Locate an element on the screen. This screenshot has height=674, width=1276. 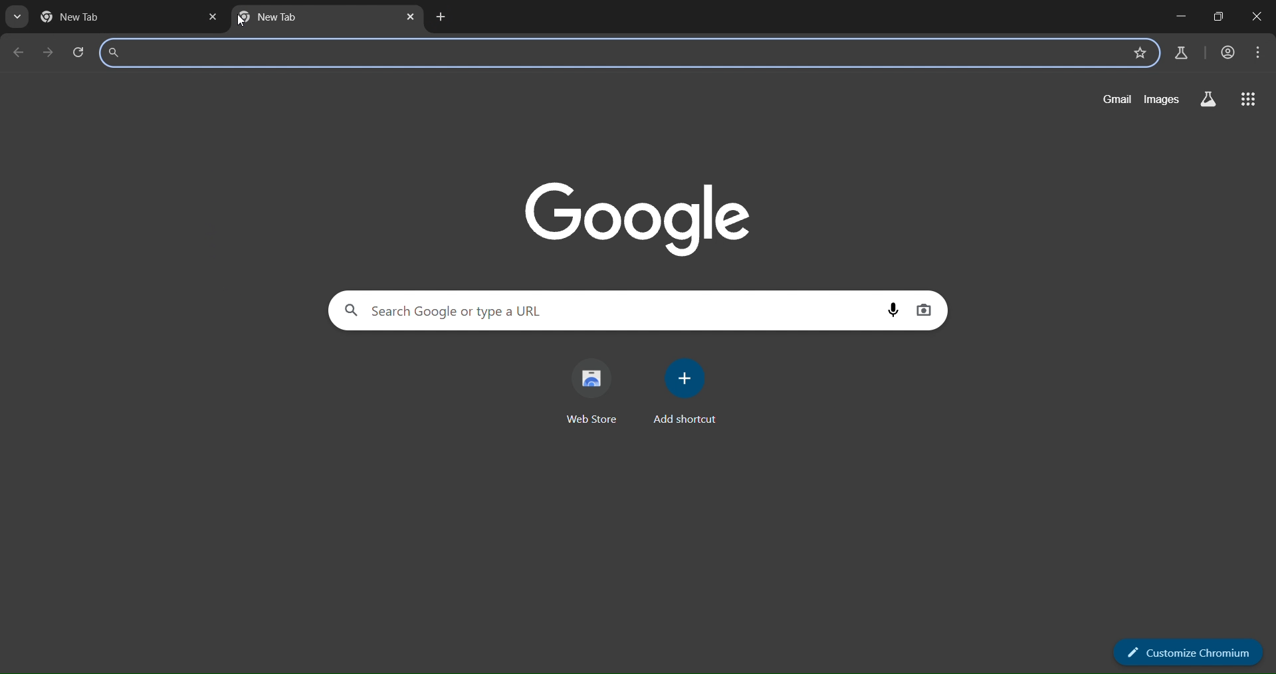
account is located at coordinates (1229, 54).